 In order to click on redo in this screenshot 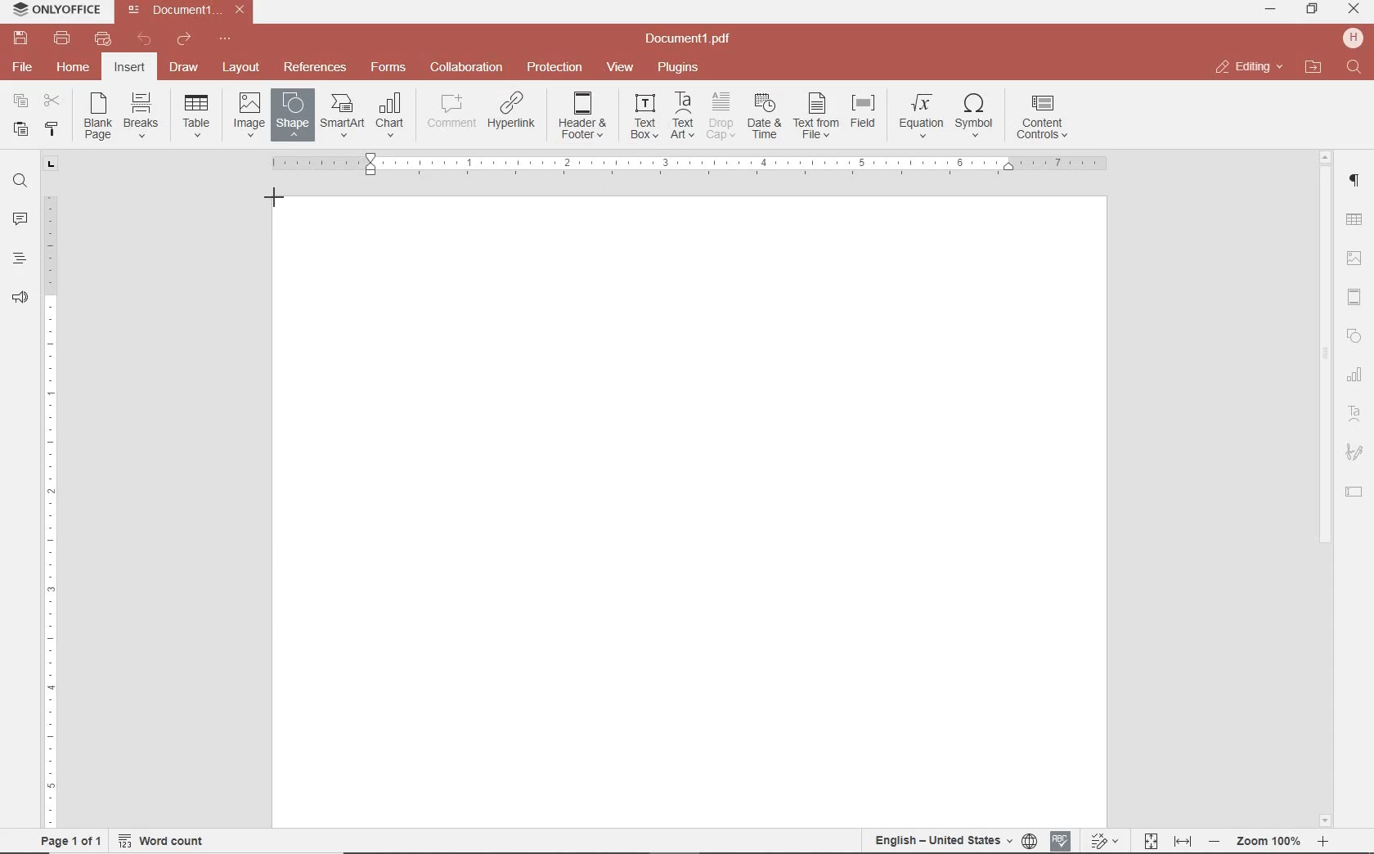, I will do `click(182, 42)`.